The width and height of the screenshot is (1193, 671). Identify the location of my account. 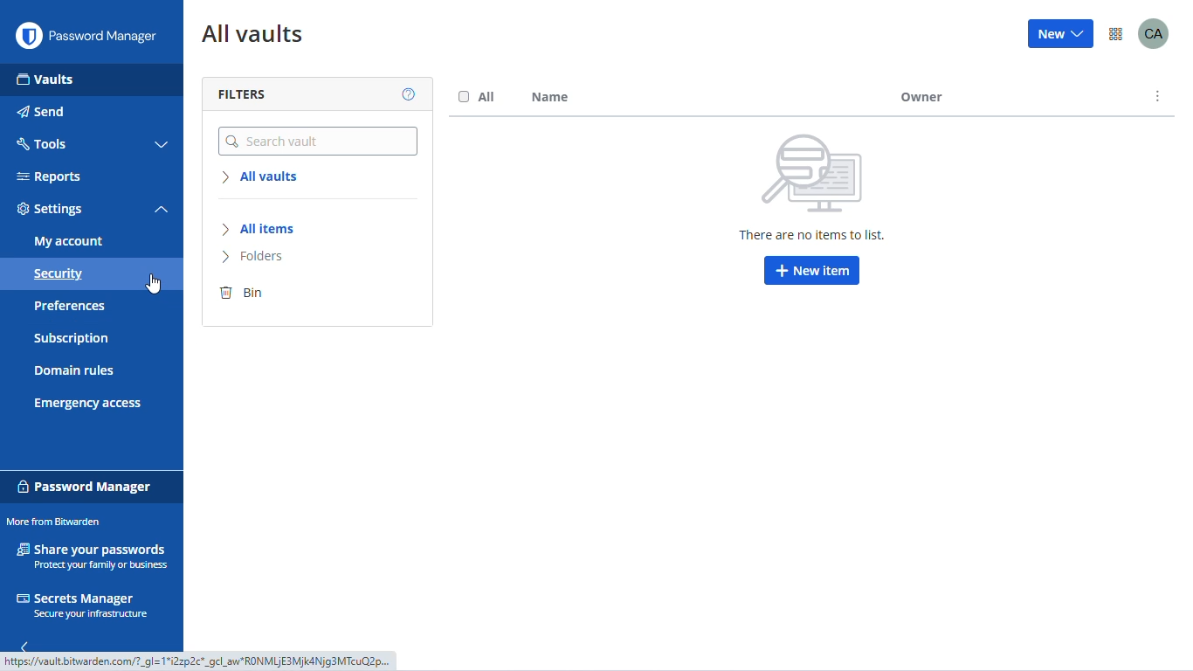
(69, 241).